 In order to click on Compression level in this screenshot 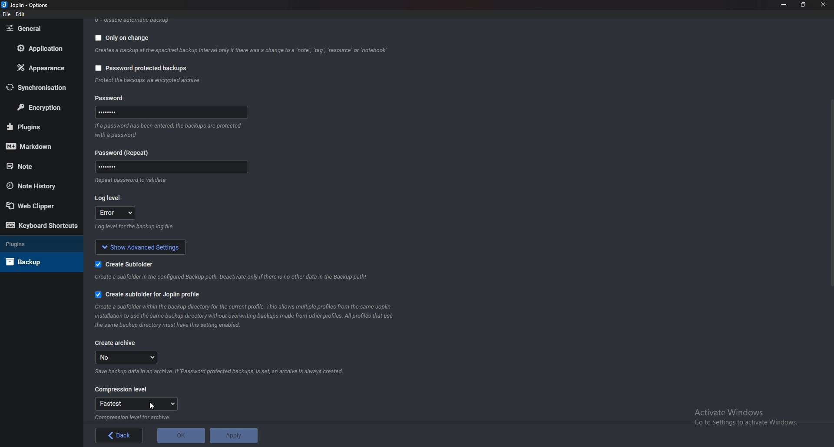, I will do `click(120, 389)`.